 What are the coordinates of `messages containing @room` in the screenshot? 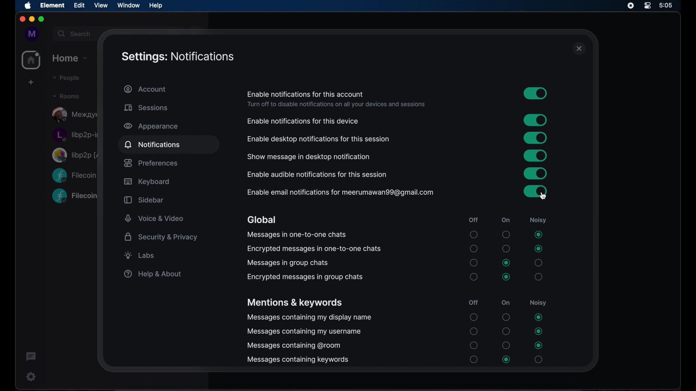 It's located at (294, 346).